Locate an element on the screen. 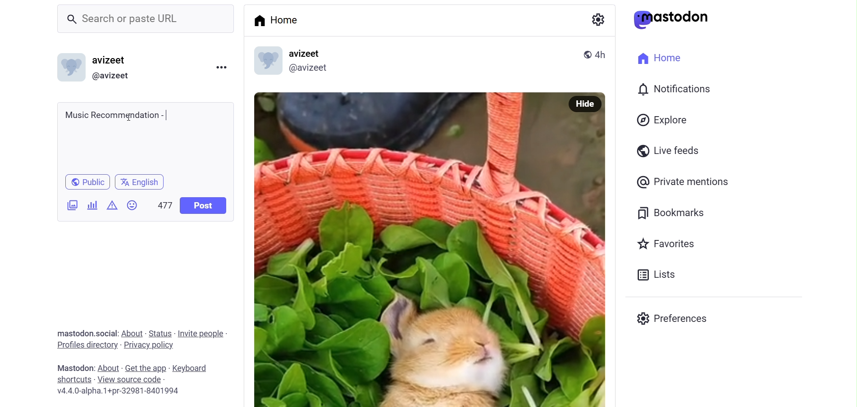 This screenshot has width=857, height=407. Home is located at coordinates (277, 21).